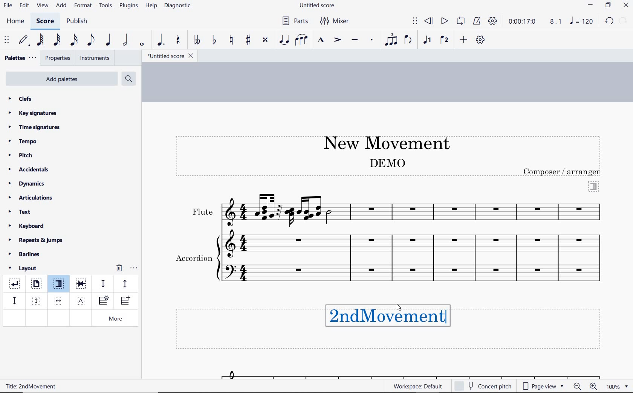 The height and width of the screenshot is (393, 633). I want to click on toggle double-flat, so click(197, 40).